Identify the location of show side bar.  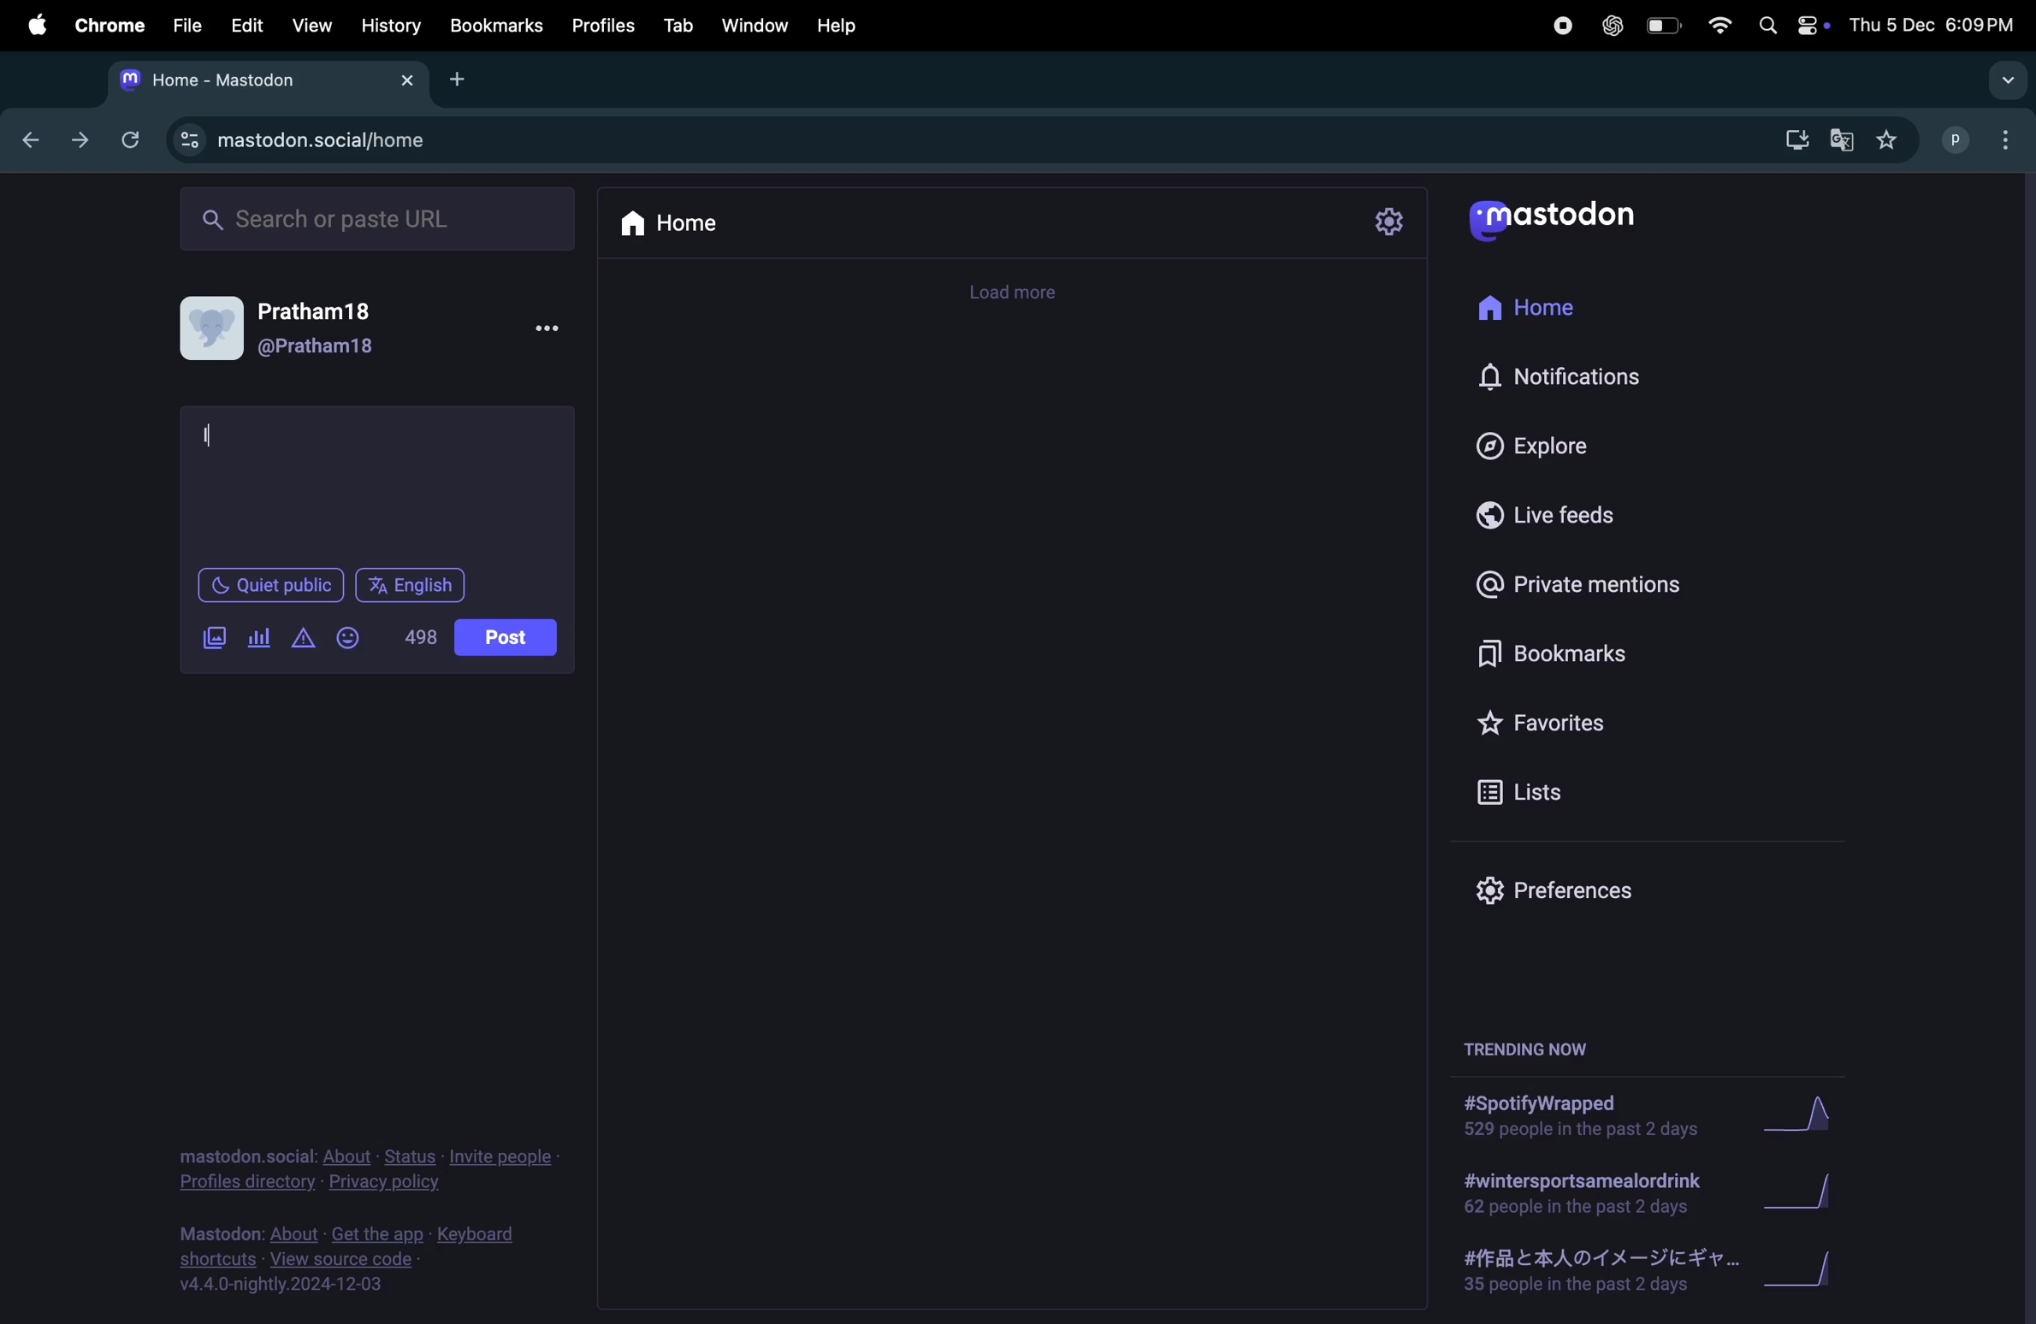
(2007, 80).